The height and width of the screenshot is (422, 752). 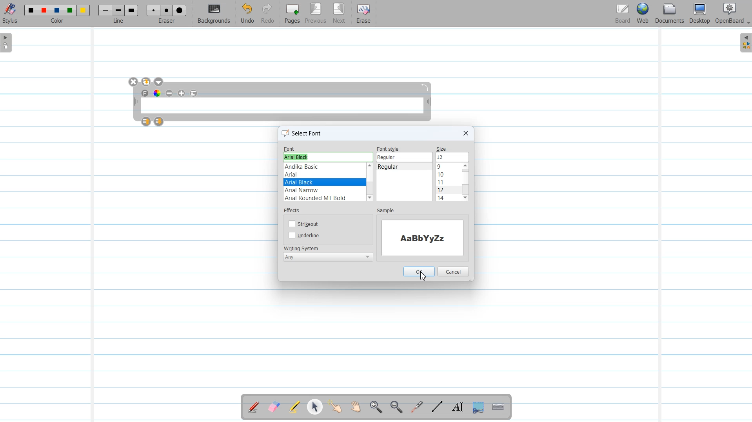 I want to click on Scroll Page, so click(x=356, y=408).